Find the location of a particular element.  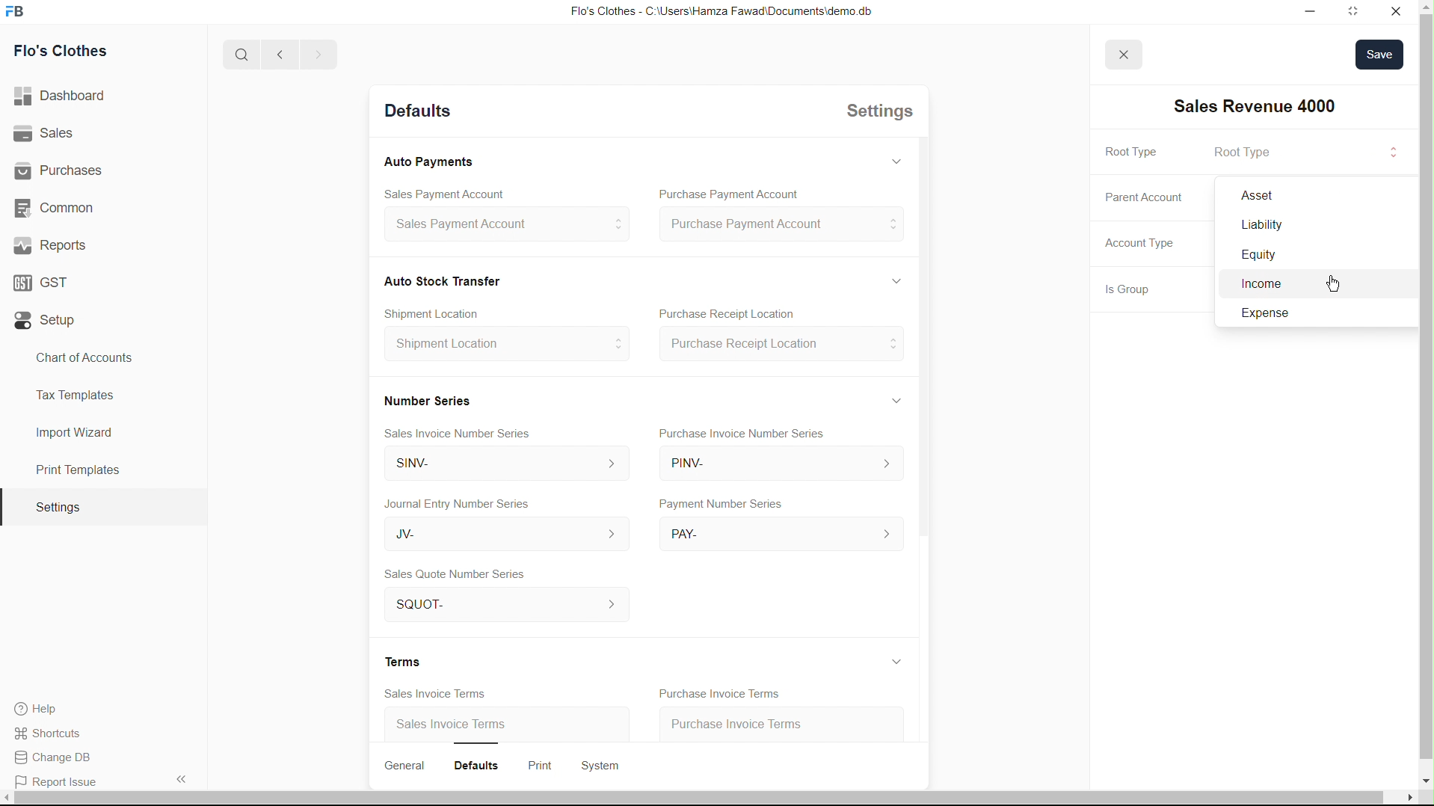

Number Series is located at coordinates (433, 399).